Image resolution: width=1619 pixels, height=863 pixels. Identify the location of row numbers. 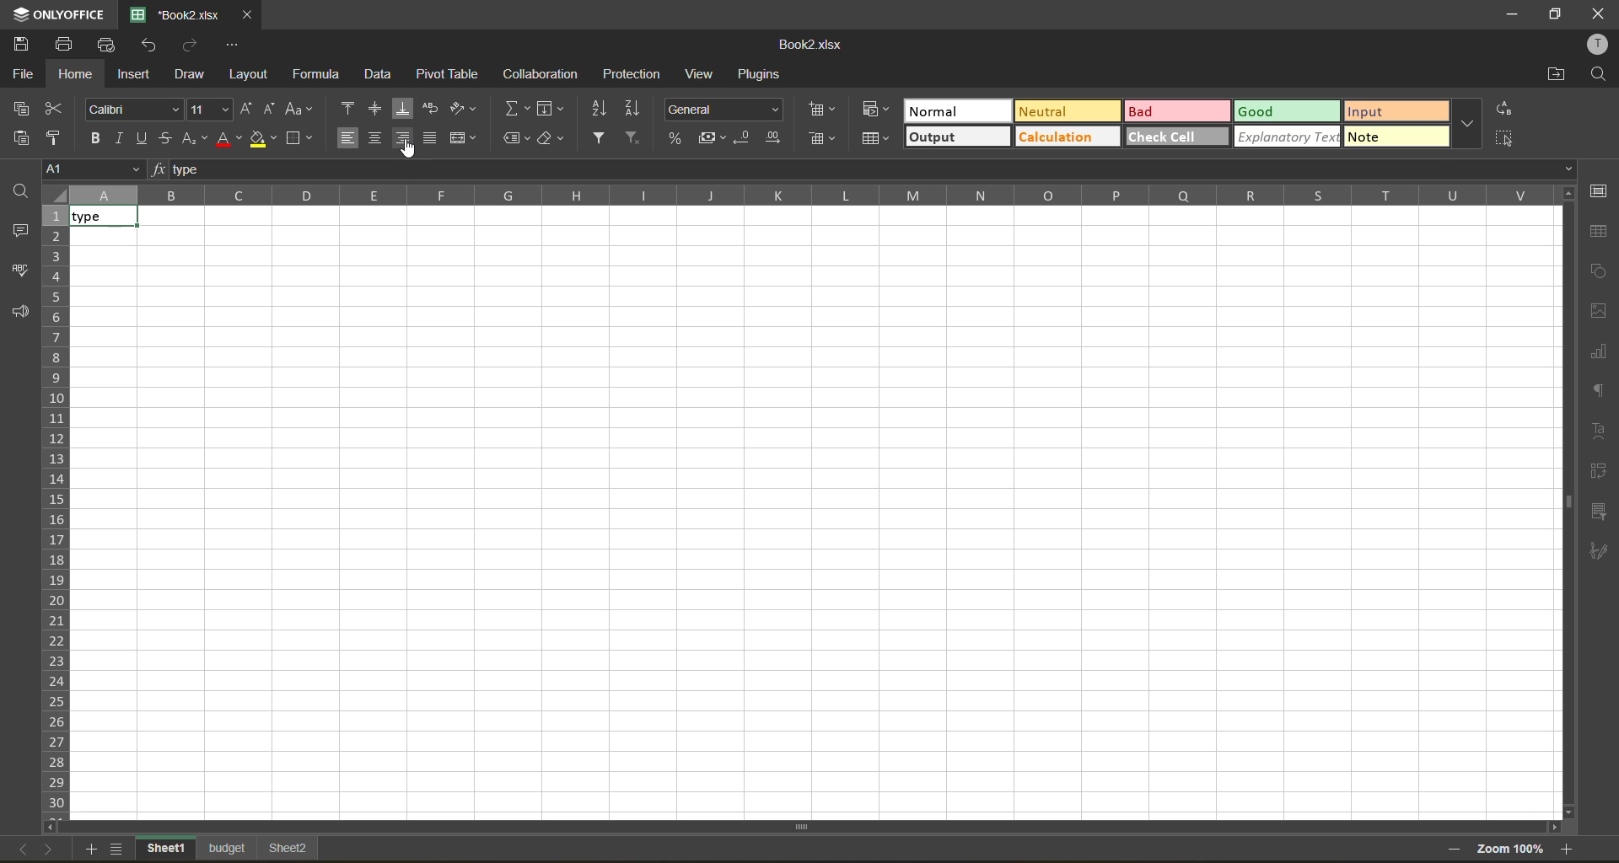
(56, 511).